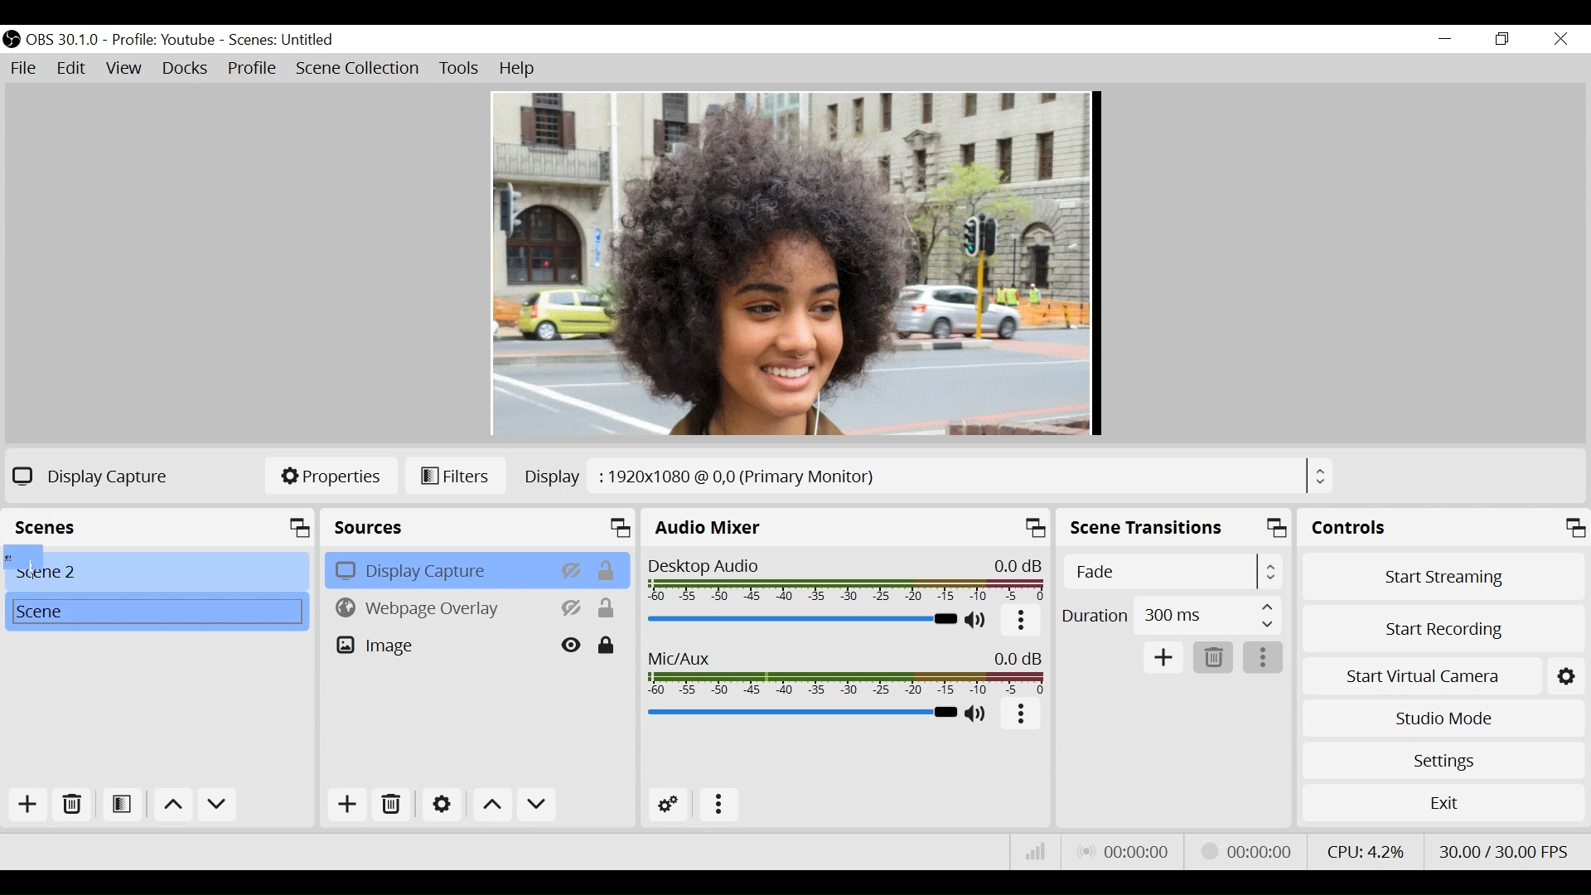  Describe the element at coordinates (70, 69) in the screenshot. I see `Edit` at that location.